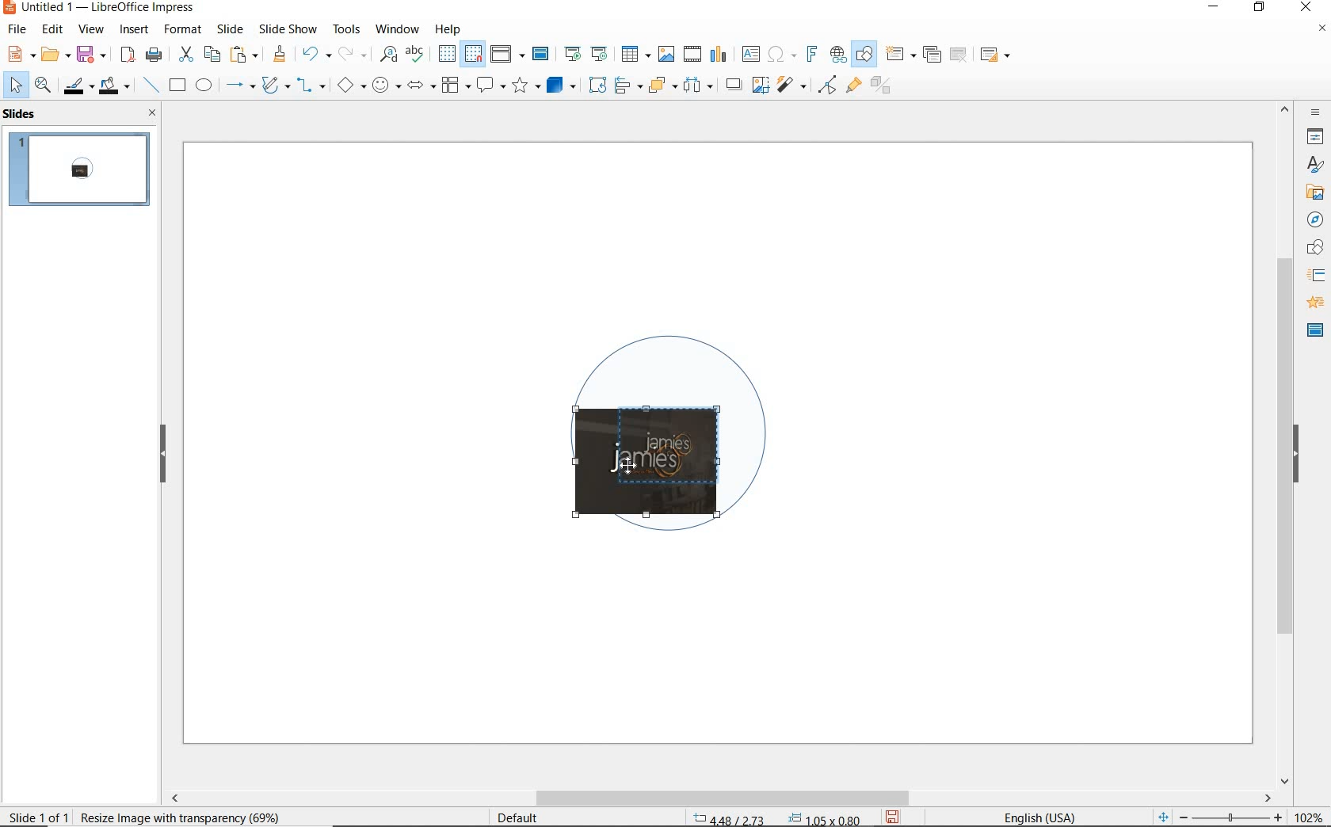  What do you see at coordinates (204, 86) in the screenshot?
I see `ellipse` at bounding box center [204, 86].